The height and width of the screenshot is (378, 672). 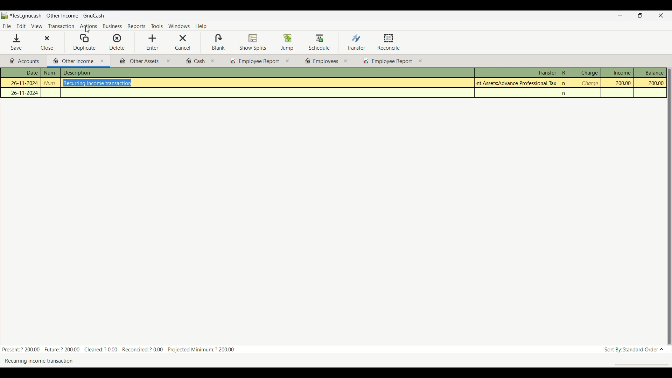 I want to click on Schedule highlighted after selection by cursor, so click(x=320, y=43).